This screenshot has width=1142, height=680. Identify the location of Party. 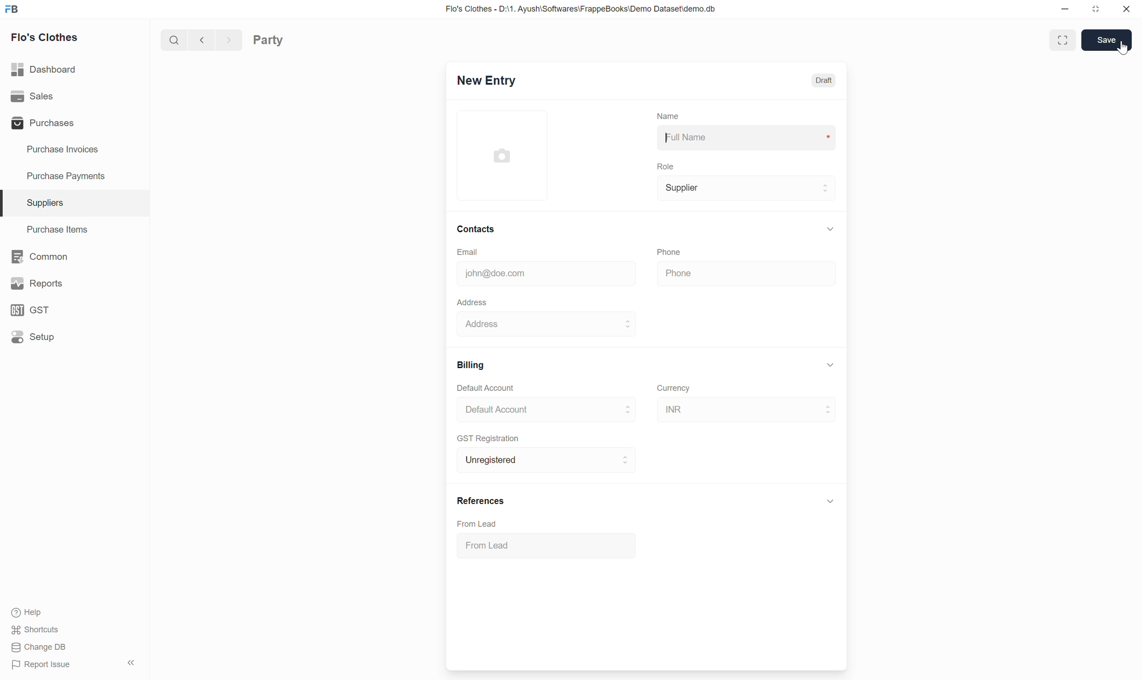
(268, 40).